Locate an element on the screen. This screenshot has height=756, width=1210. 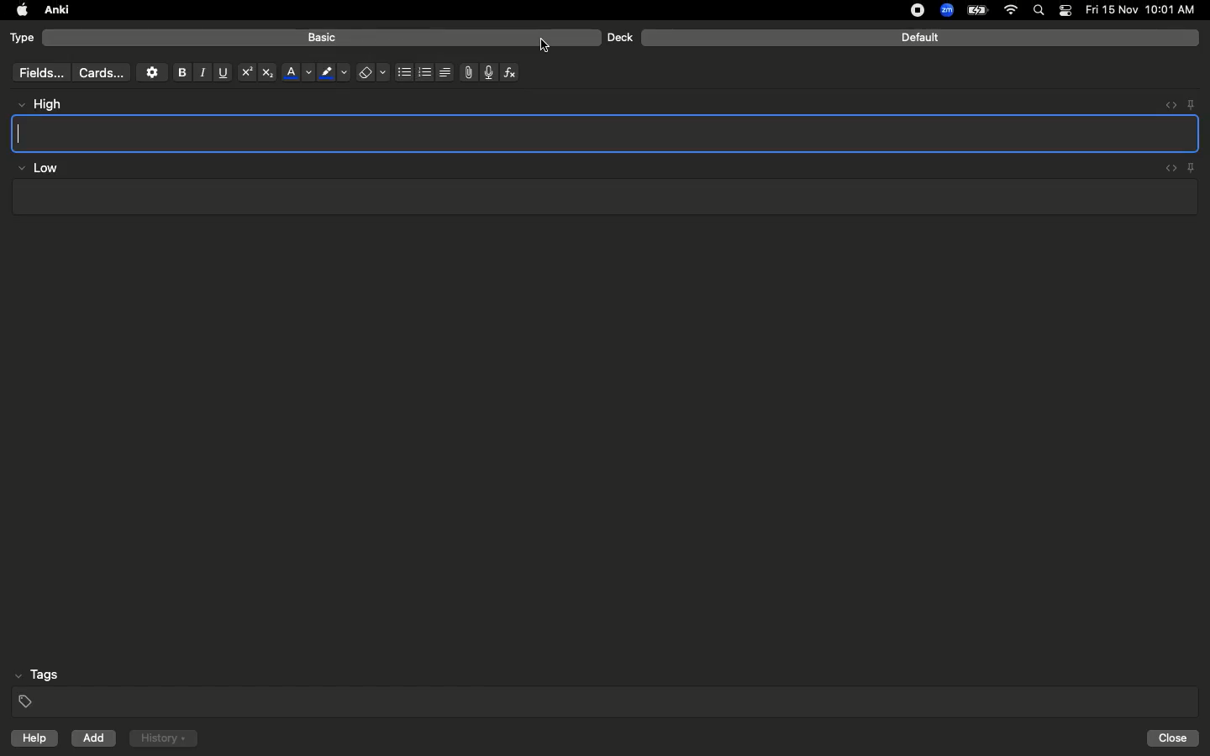
Numbered bullets is located at coordinates (425, 72).